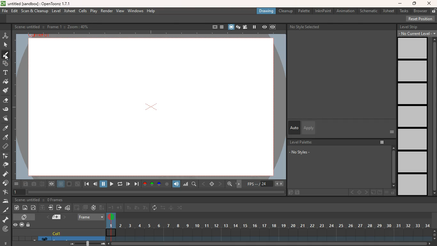 The height and width of the screenshot is (246, 437). What do you see at coordinates (352, 192) in the screenshot?
I see `back` at bounding box center [352, 192].